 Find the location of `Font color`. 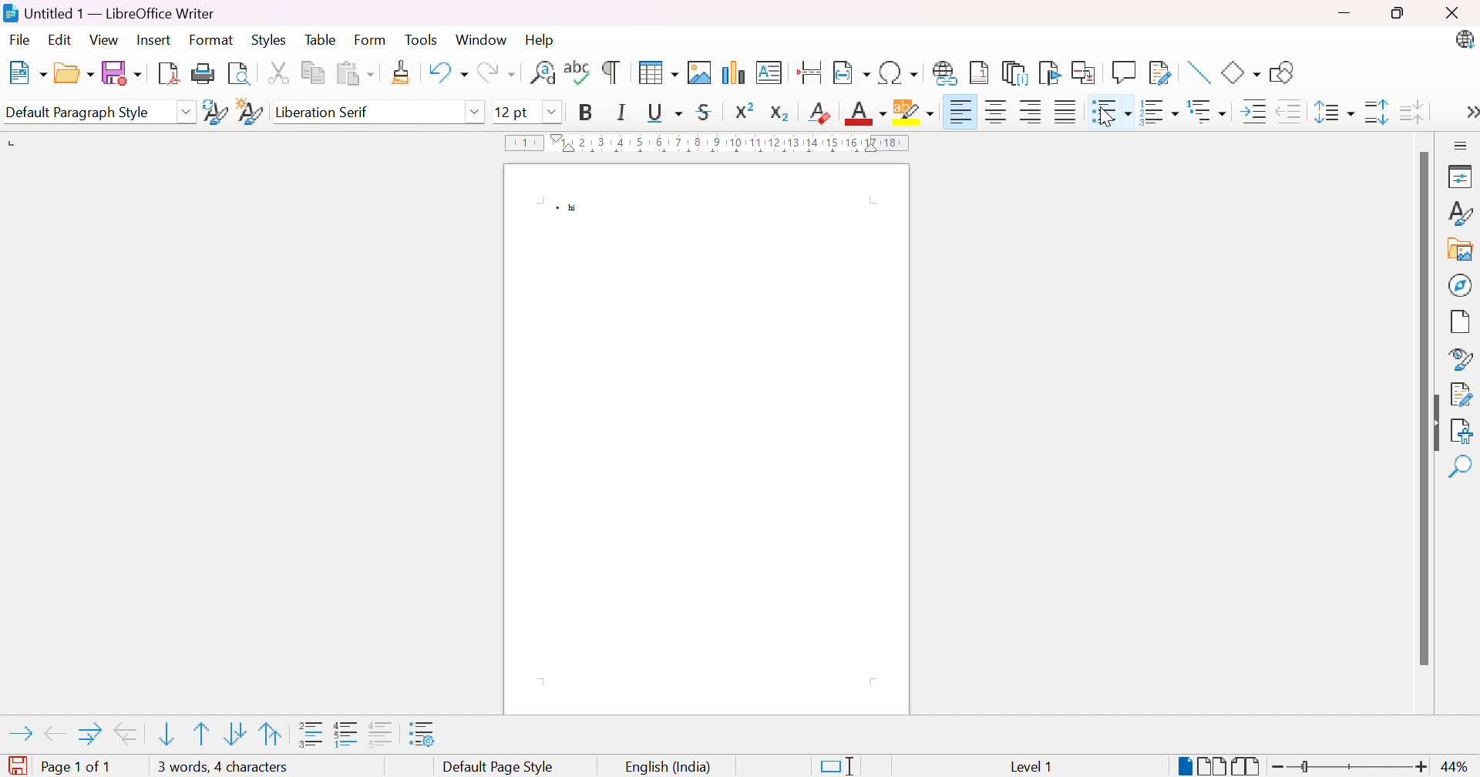

Font color is located at coordinates (865, 113).